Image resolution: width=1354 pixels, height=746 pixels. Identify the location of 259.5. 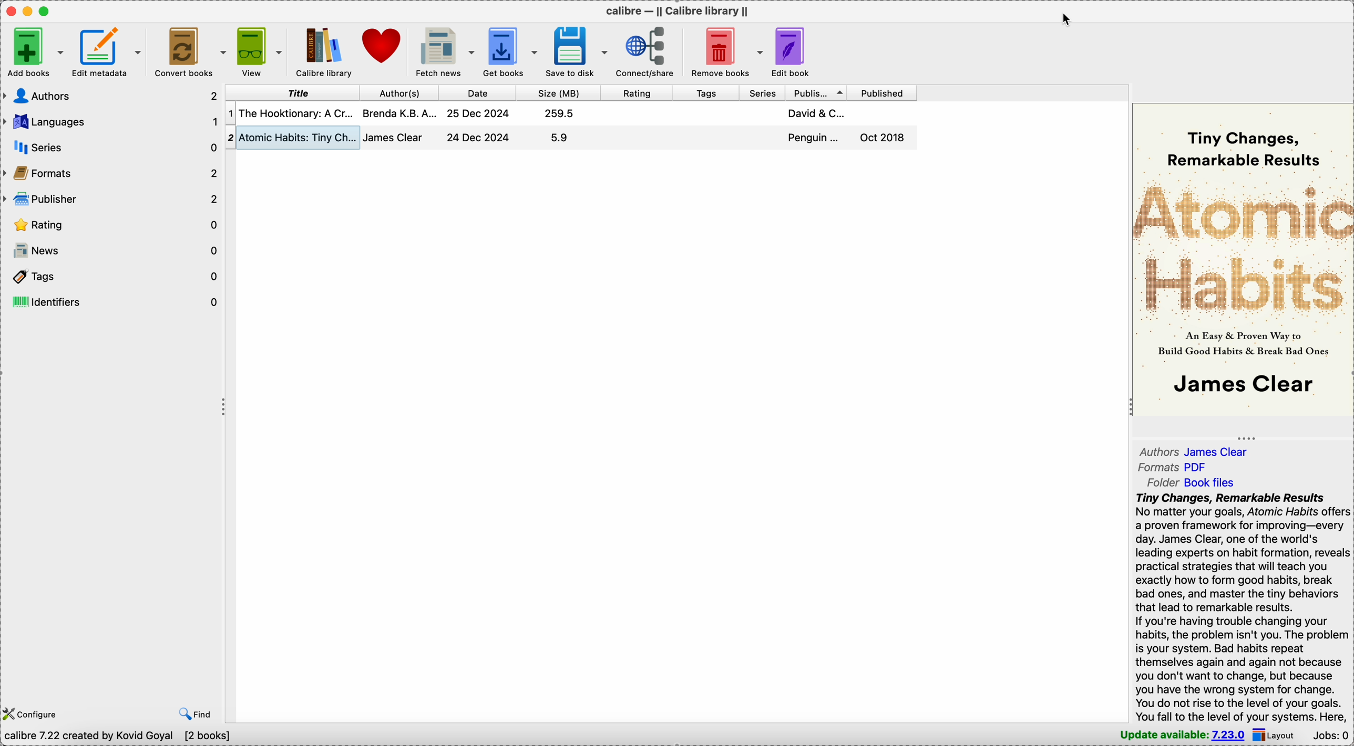
(560, 114).